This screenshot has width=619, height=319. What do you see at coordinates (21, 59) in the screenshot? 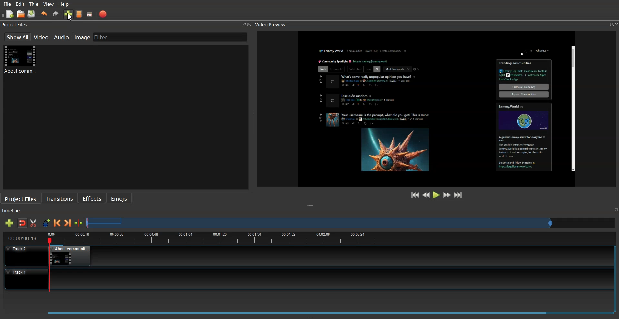
I see `Video File` at bounding box center [21, 59].